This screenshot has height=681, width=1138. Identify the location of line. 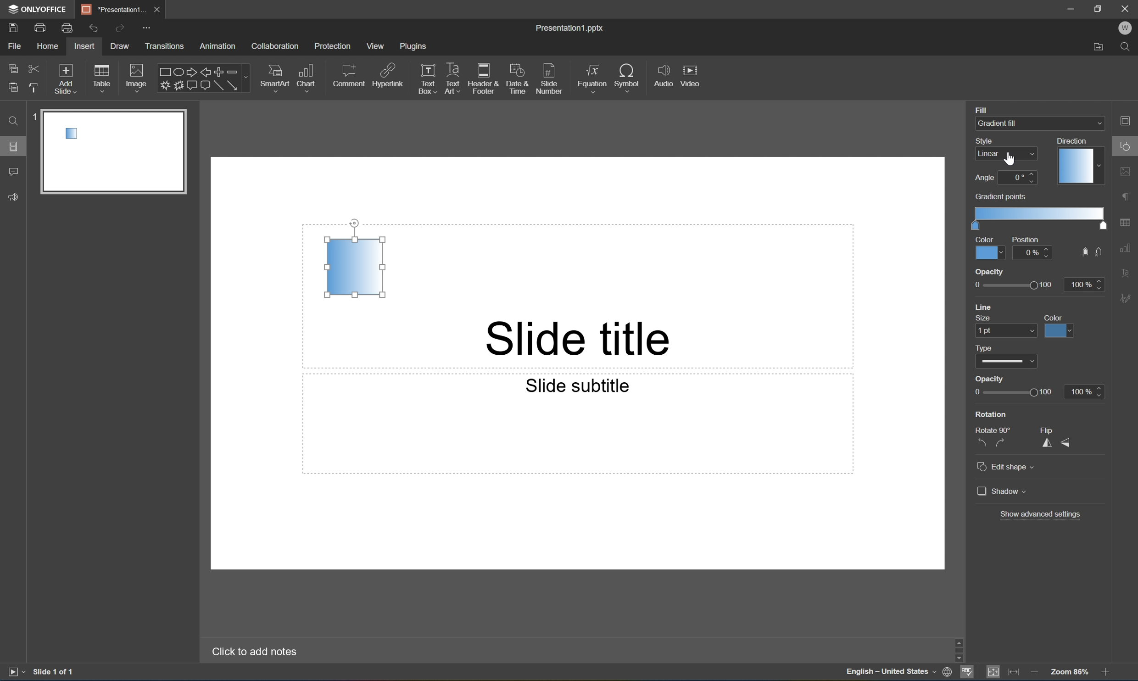
(985, 308).